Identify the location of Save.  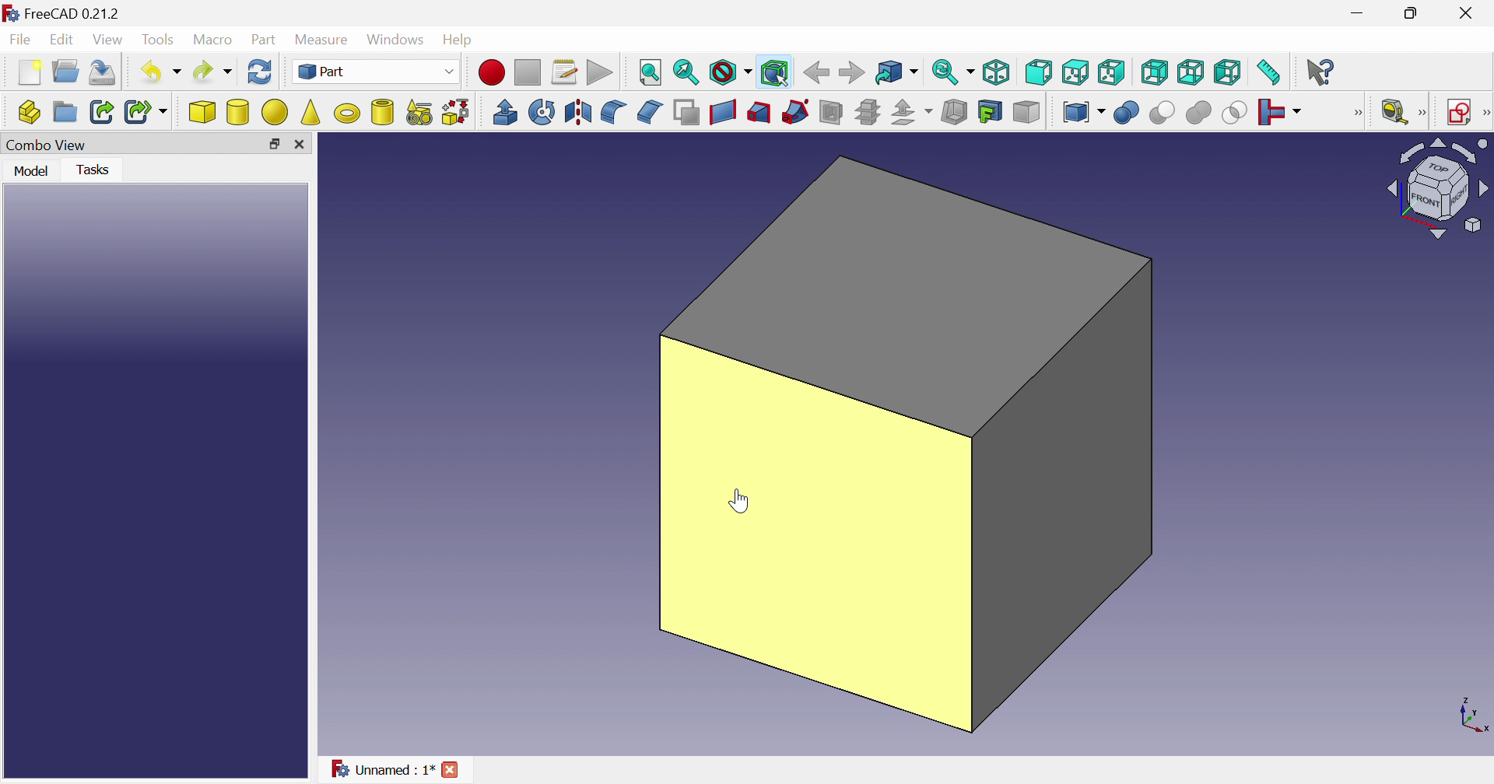
(103, 73).